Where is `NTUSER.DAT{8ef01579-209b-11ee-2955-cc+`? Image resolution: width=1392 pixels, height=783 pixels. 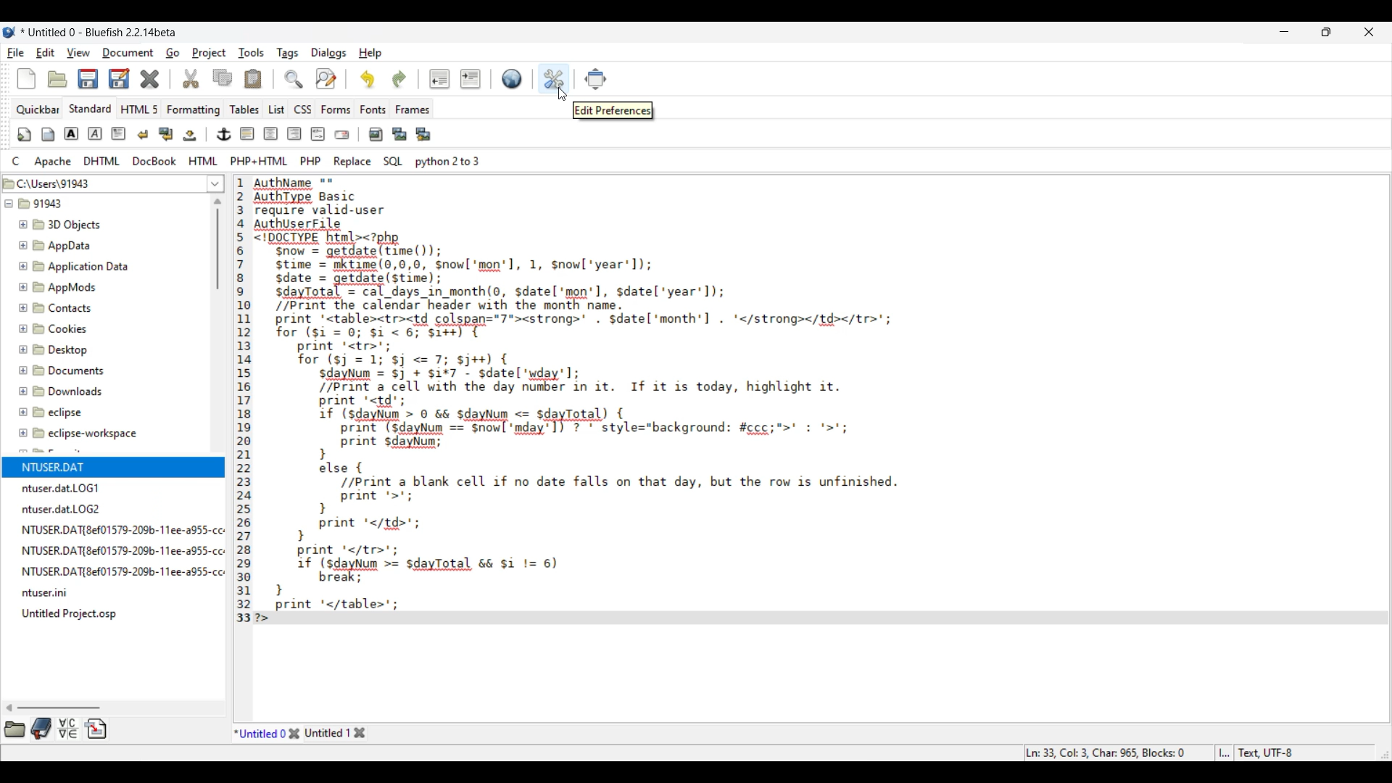
NTUSER.DAT{8ef01579-209b-11ee-2955-cc+ is located at coordinates (123, 527).